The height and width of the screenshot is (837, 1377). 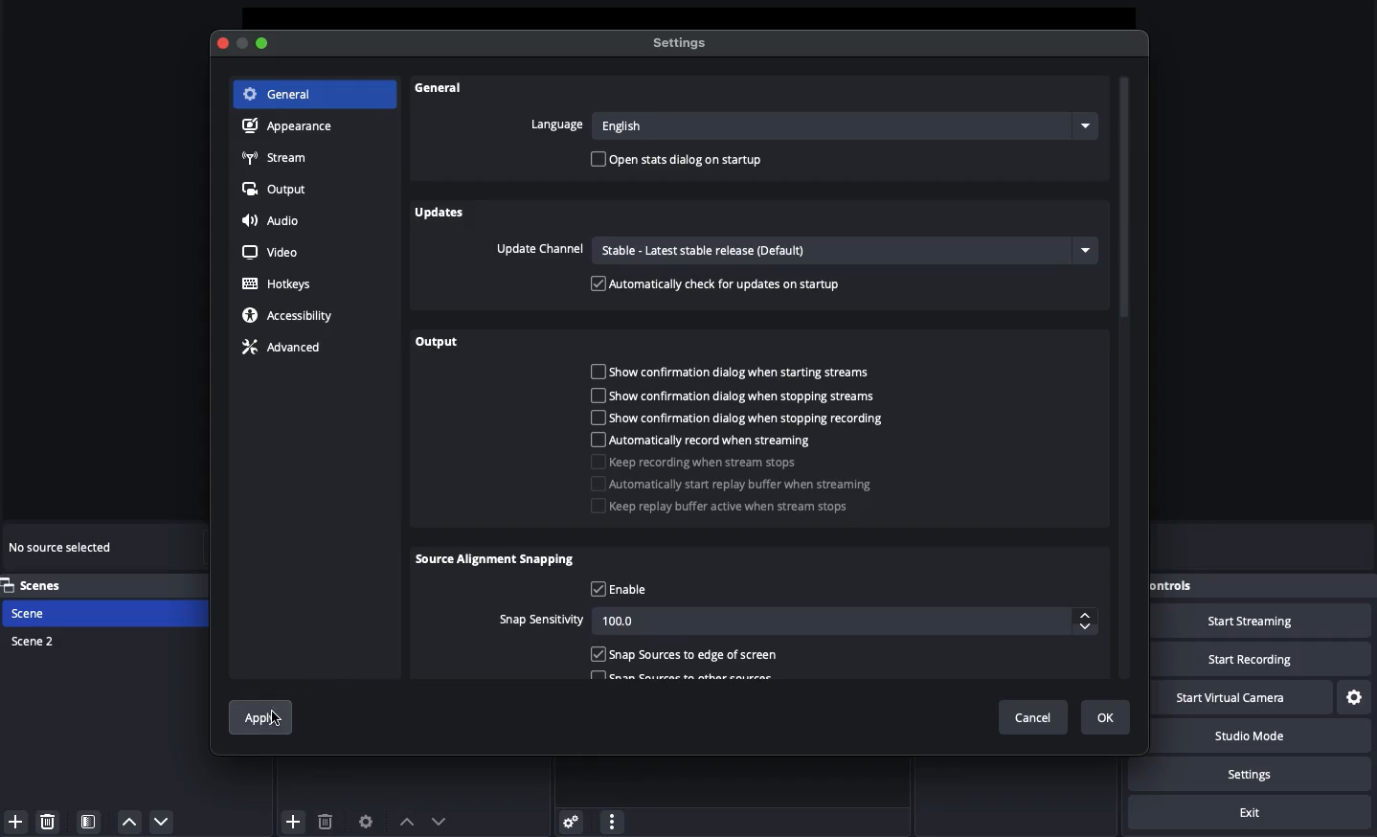 What do you see at coordinates (293, 820) in the screenshot?
I see `Add` at bounding box center [293, 820].